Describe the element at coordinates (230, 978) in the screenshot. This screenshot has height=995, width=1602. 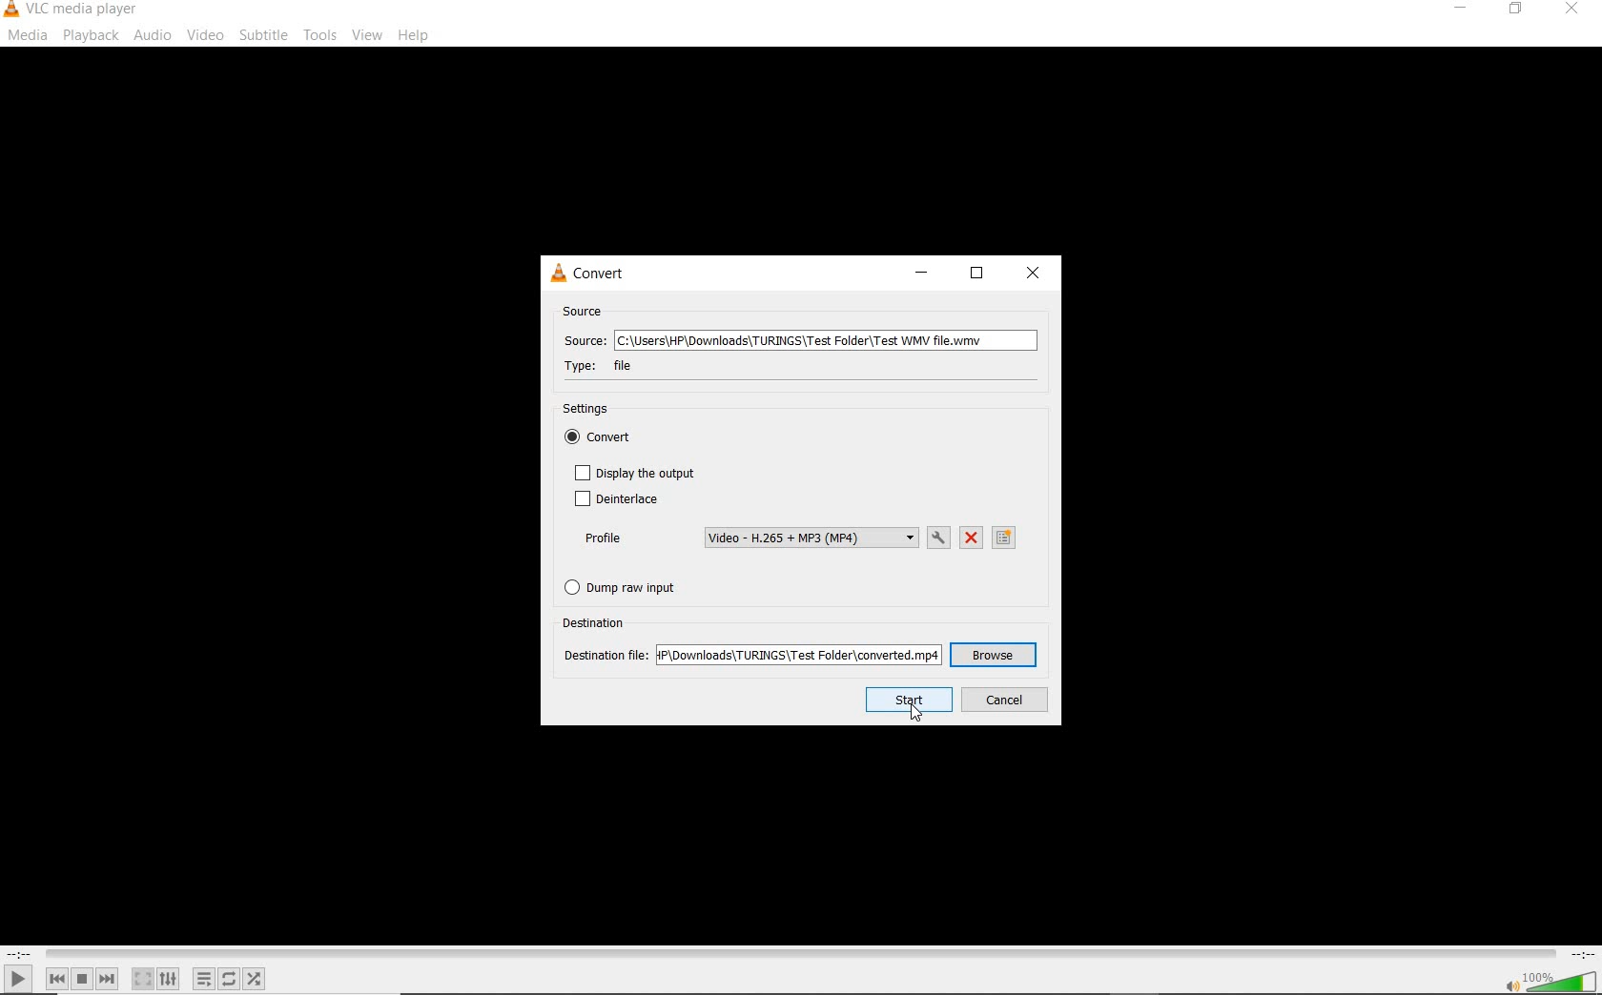
I see `click to toggle between loop all` at that location.